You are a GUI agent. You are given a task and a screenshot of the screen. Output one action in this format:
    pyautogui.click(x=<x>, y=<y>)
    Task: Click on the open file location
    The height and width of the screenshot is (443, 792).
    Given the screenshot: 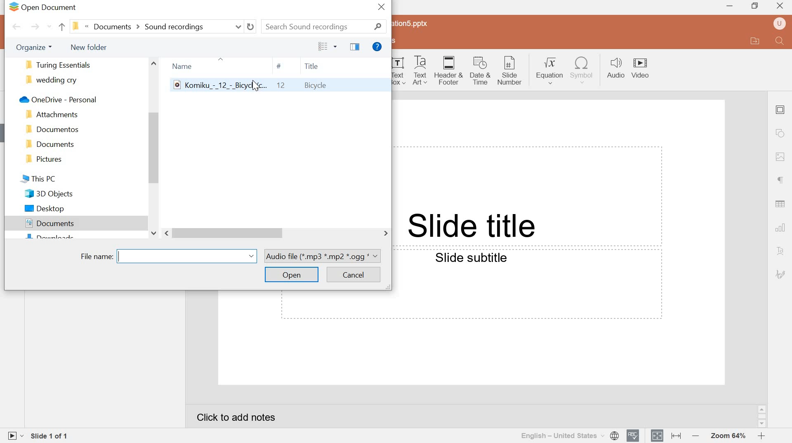 What is the action you would take?
    pyautogui.click(x=756, y=40)
    